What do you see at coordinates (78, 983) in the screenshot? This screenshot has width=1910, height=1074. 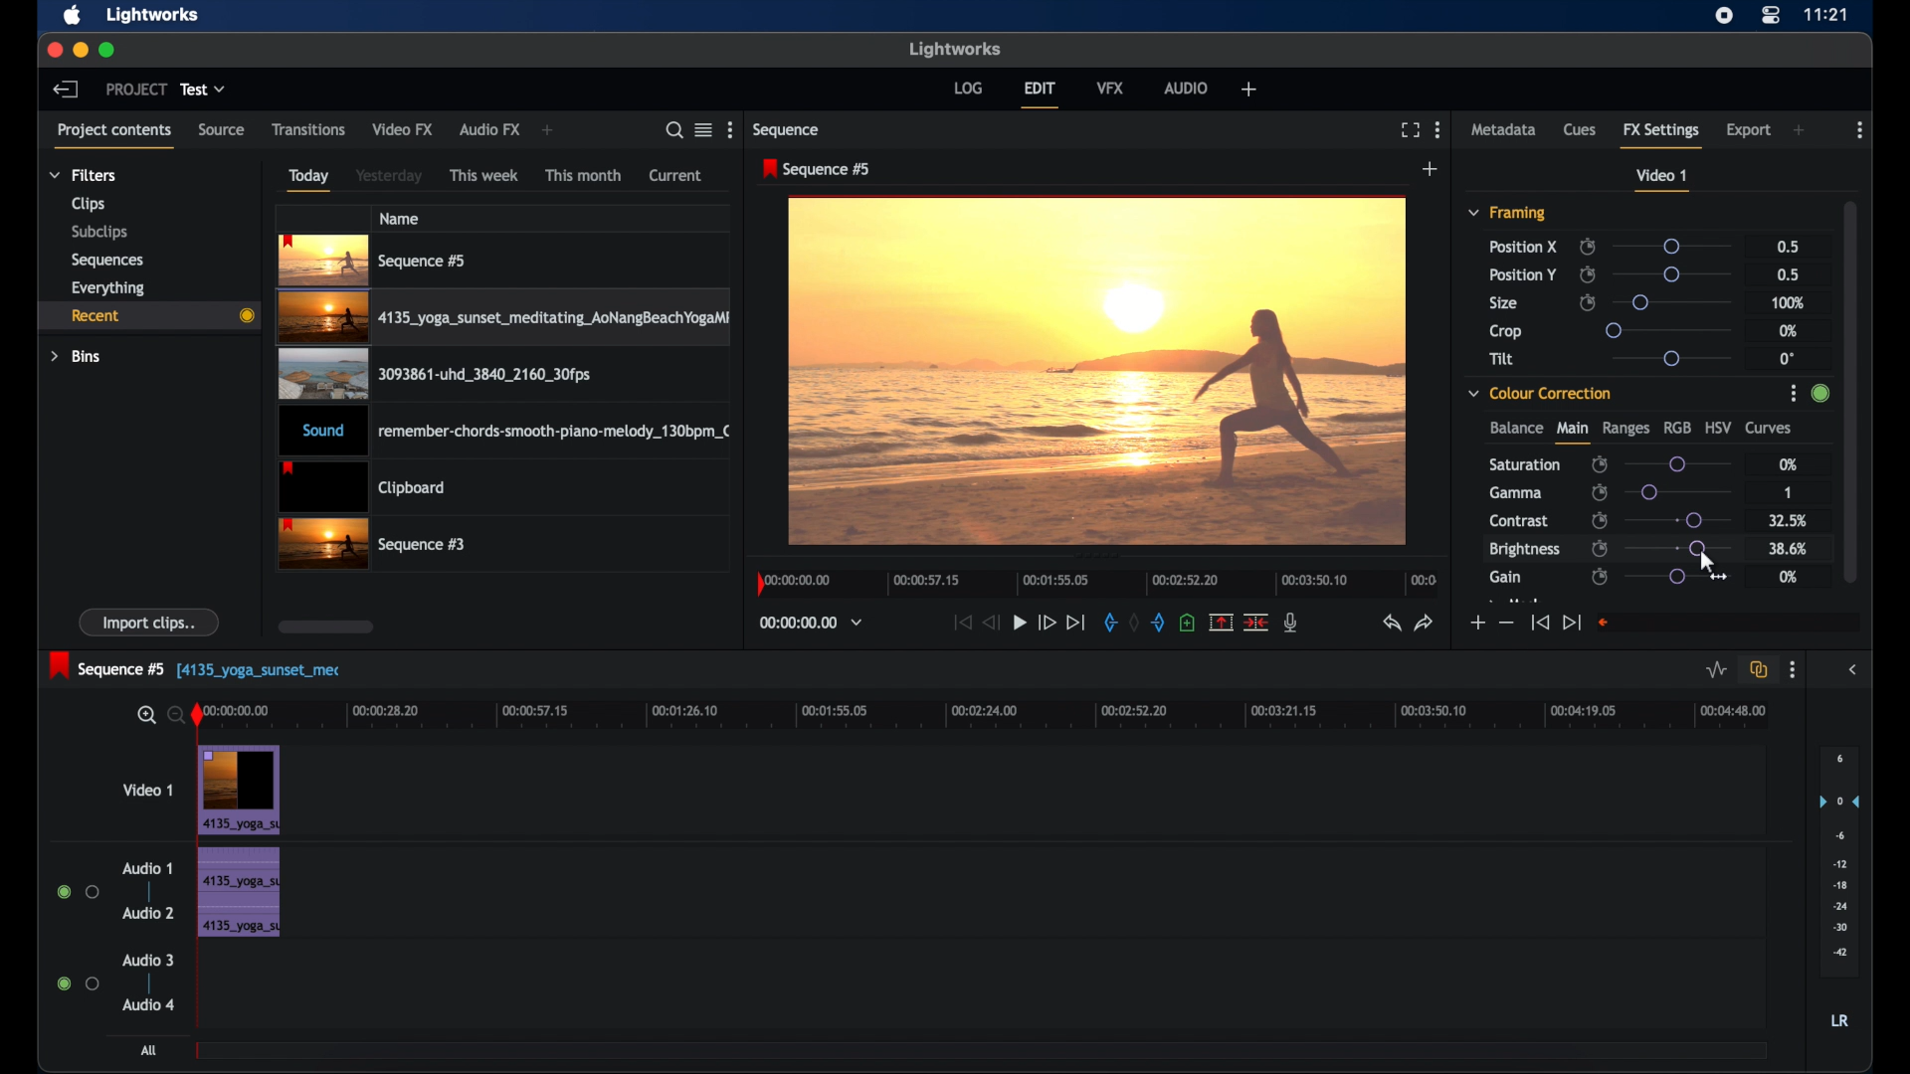 I see `radio button` at bounding box center [78, 983].